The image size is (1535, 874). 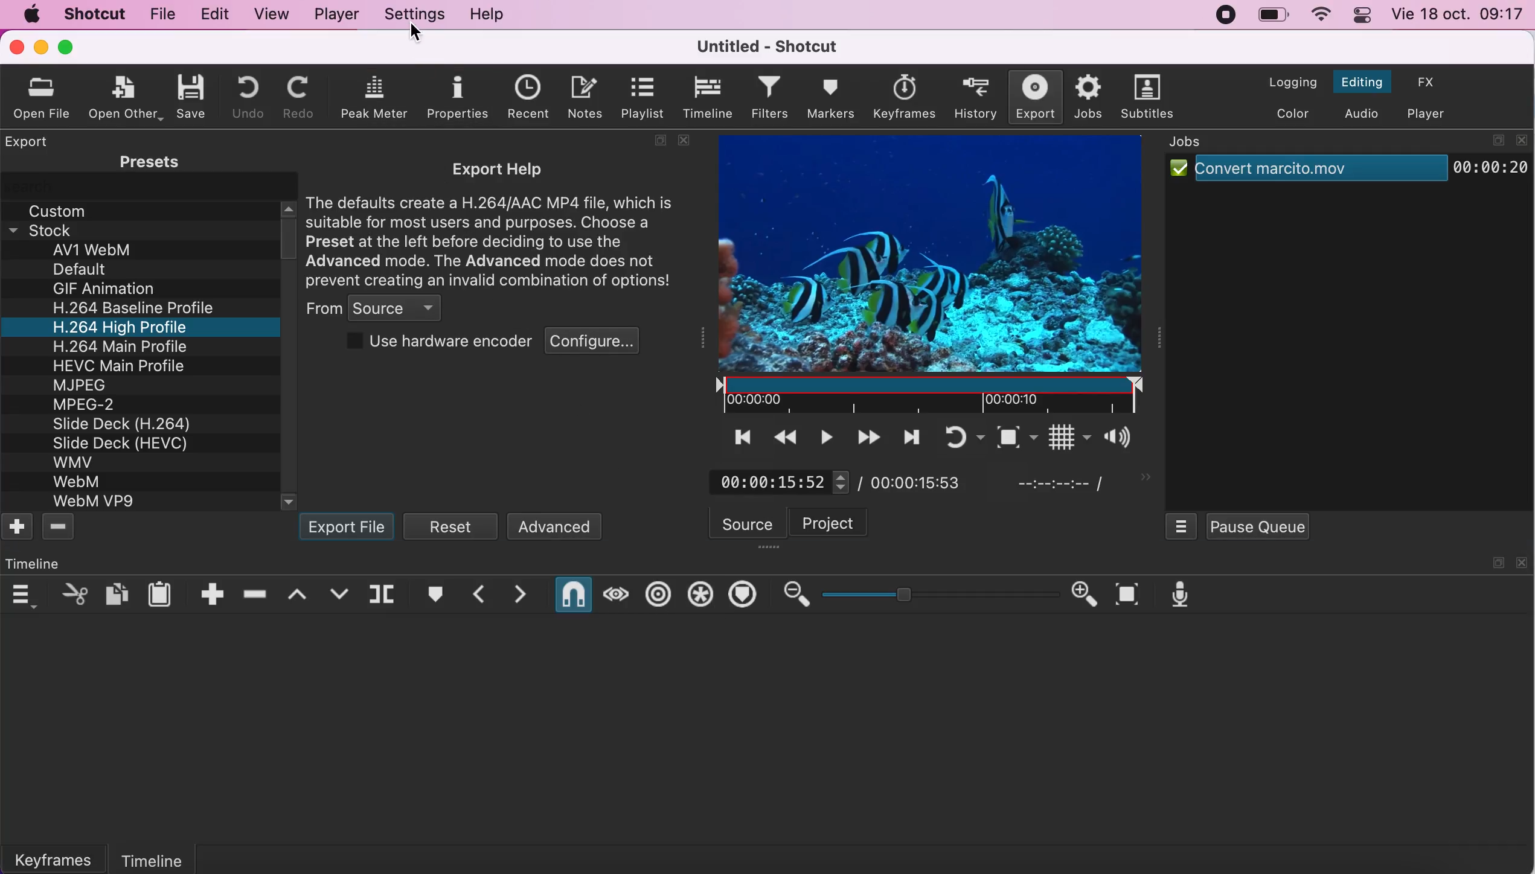 What do you see at coordinates (1364, 15) in the screenshot?
I see `panel control` at bounding box center [1364, 15].